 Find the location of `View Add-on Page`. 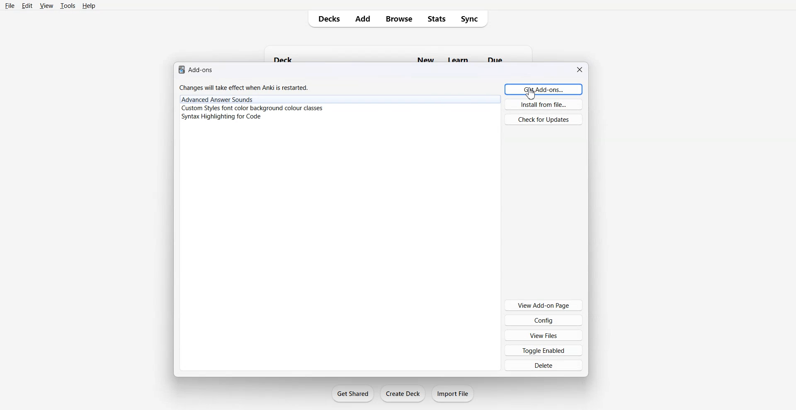

View Add-on Page is located at coordinates (543, 305).